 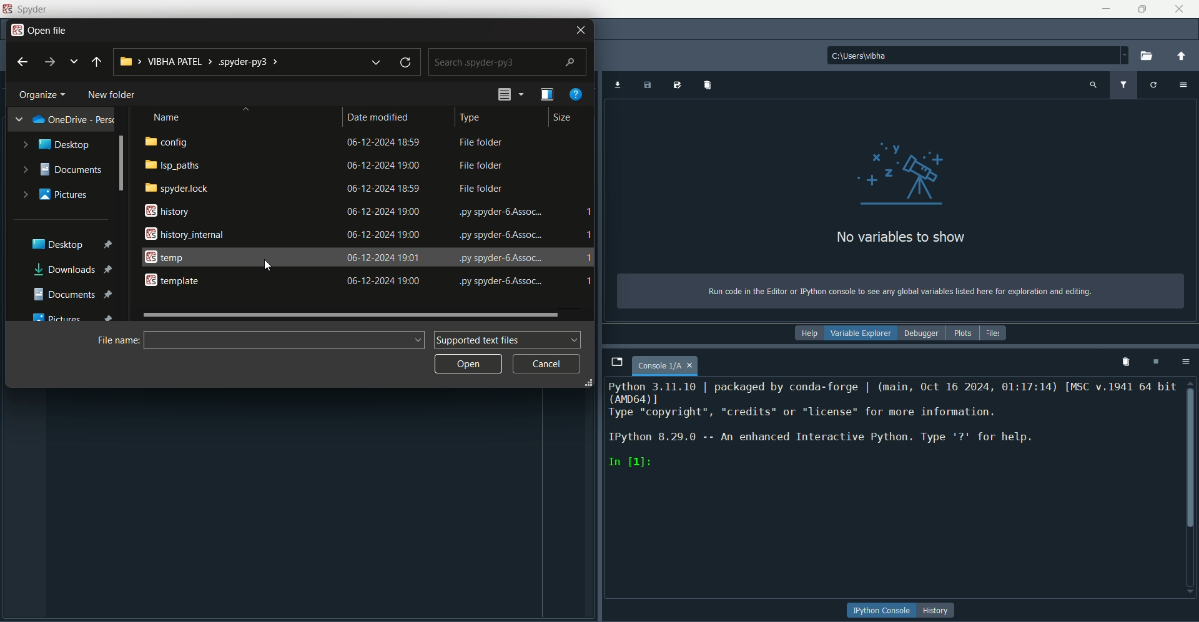 What do you see at coordinates (892, 426) in the screenshot?
I see `text` at bounding box center [892, 426].